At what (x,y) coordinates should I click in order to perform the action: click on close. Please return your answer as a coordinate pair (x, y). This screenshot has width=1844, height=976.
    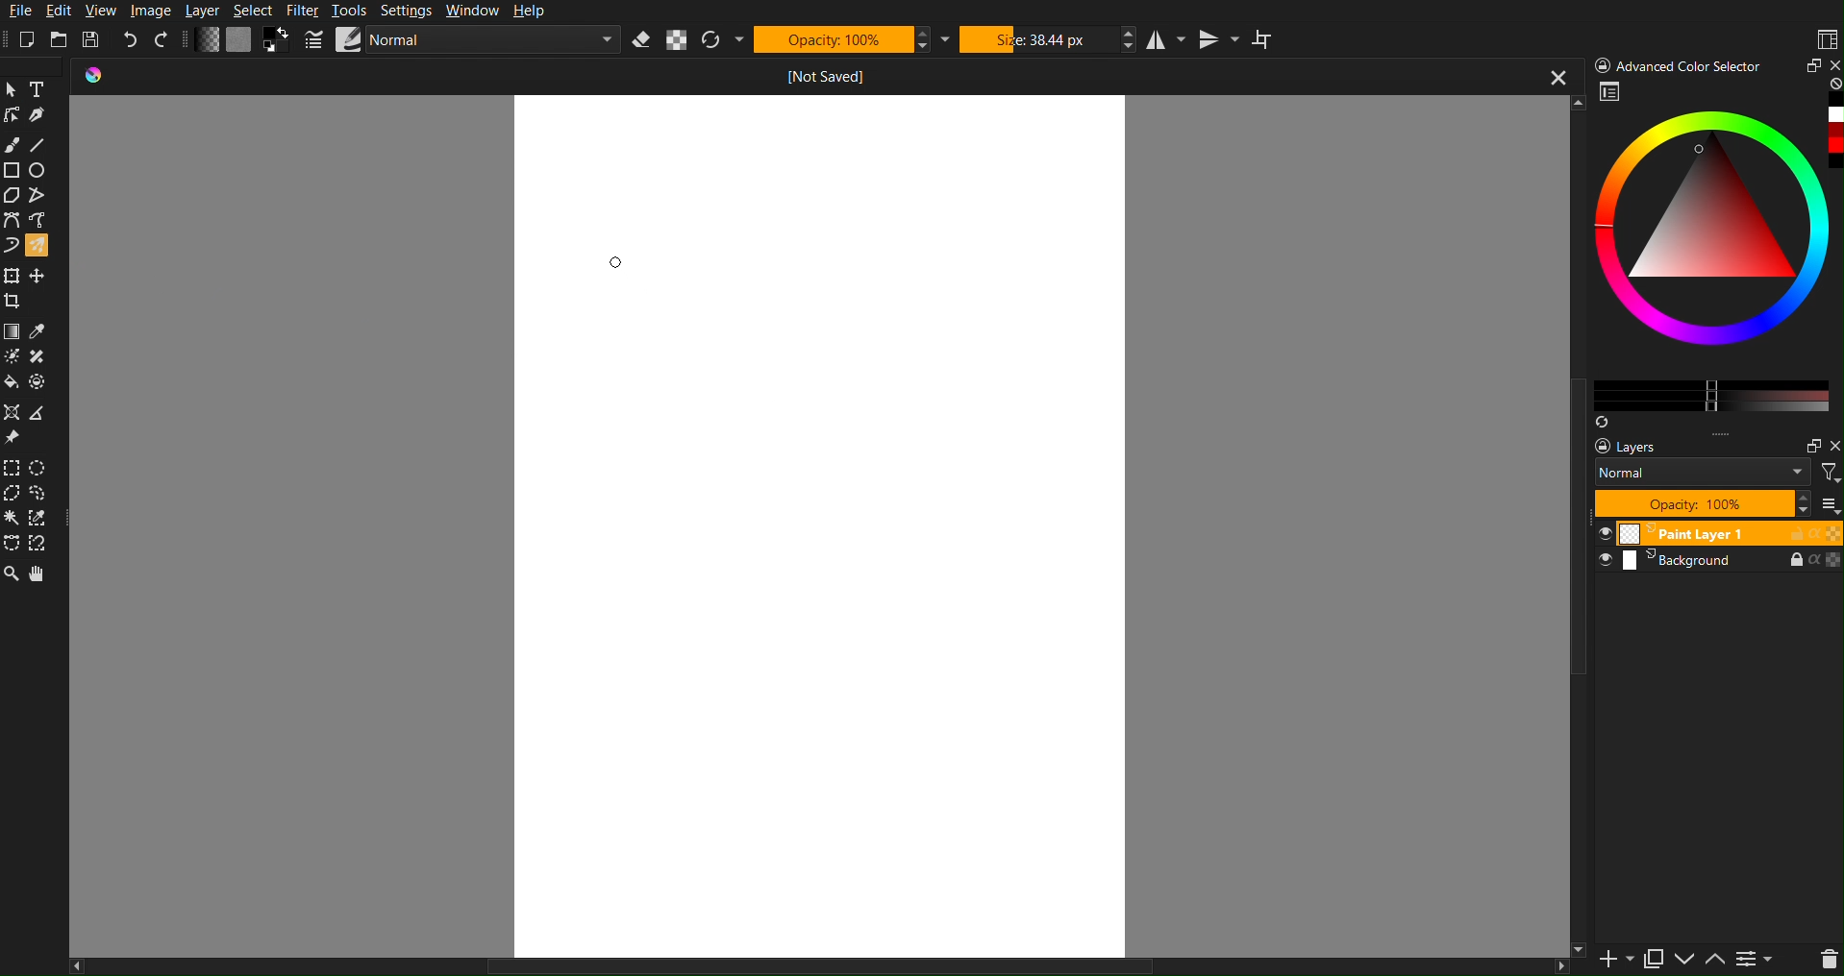
    Looking at the image, I should click on (1832, 63).